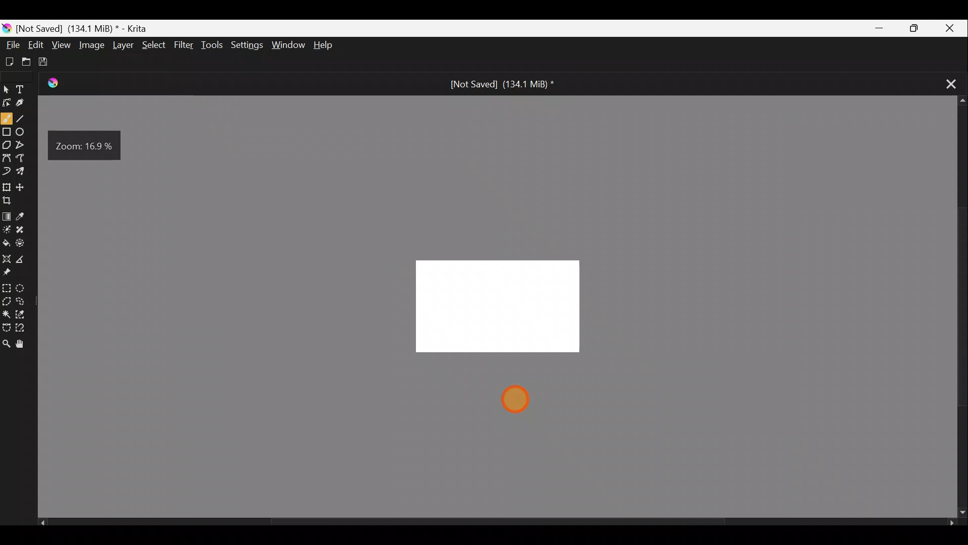 The width and height of the screenshot is (968, 545). I want to click on Multibrush tool, so click(25, 173).